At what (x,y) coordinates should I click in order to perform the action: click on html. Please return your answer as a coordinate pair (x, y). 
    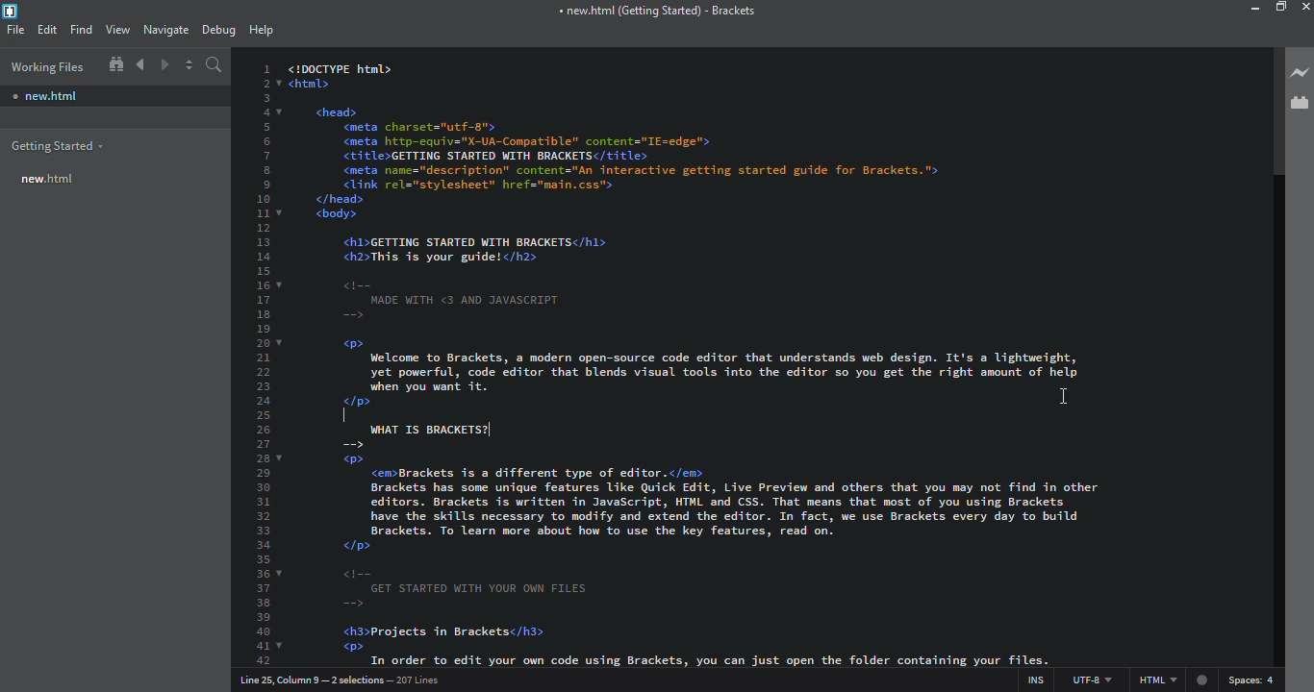
    Looking at the image, I should click on (1173, 680).